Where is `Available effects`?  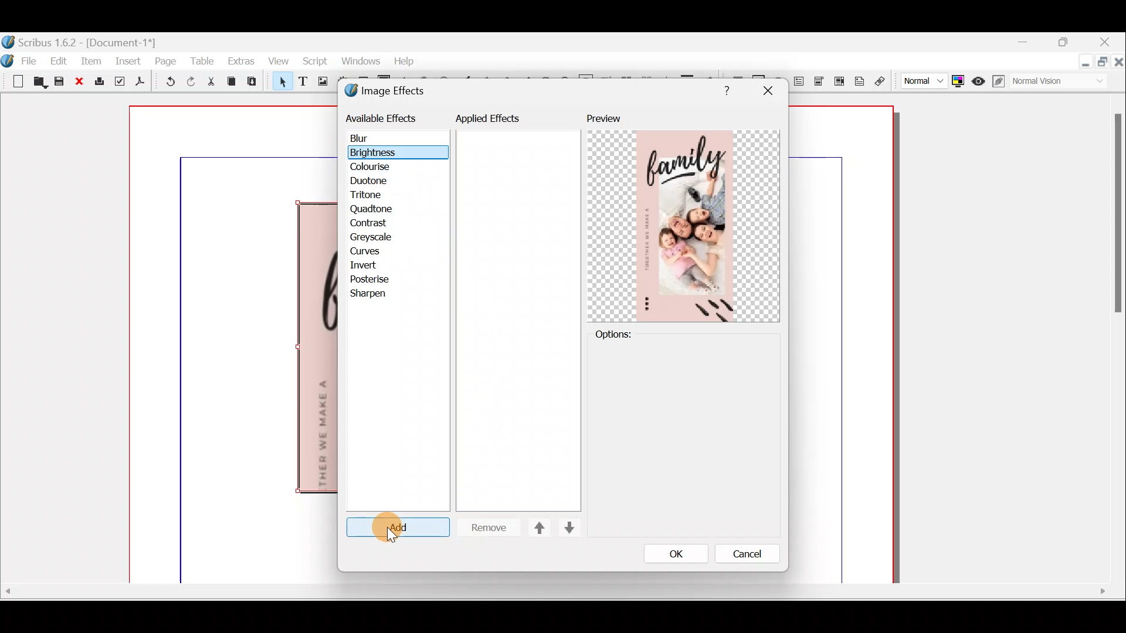
Available effects is located at coordinates (383, 117).